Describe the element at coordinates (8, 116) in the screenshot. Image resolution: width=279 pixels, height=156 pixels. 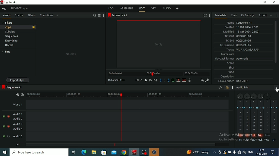
I see `Solo this track` at that location.